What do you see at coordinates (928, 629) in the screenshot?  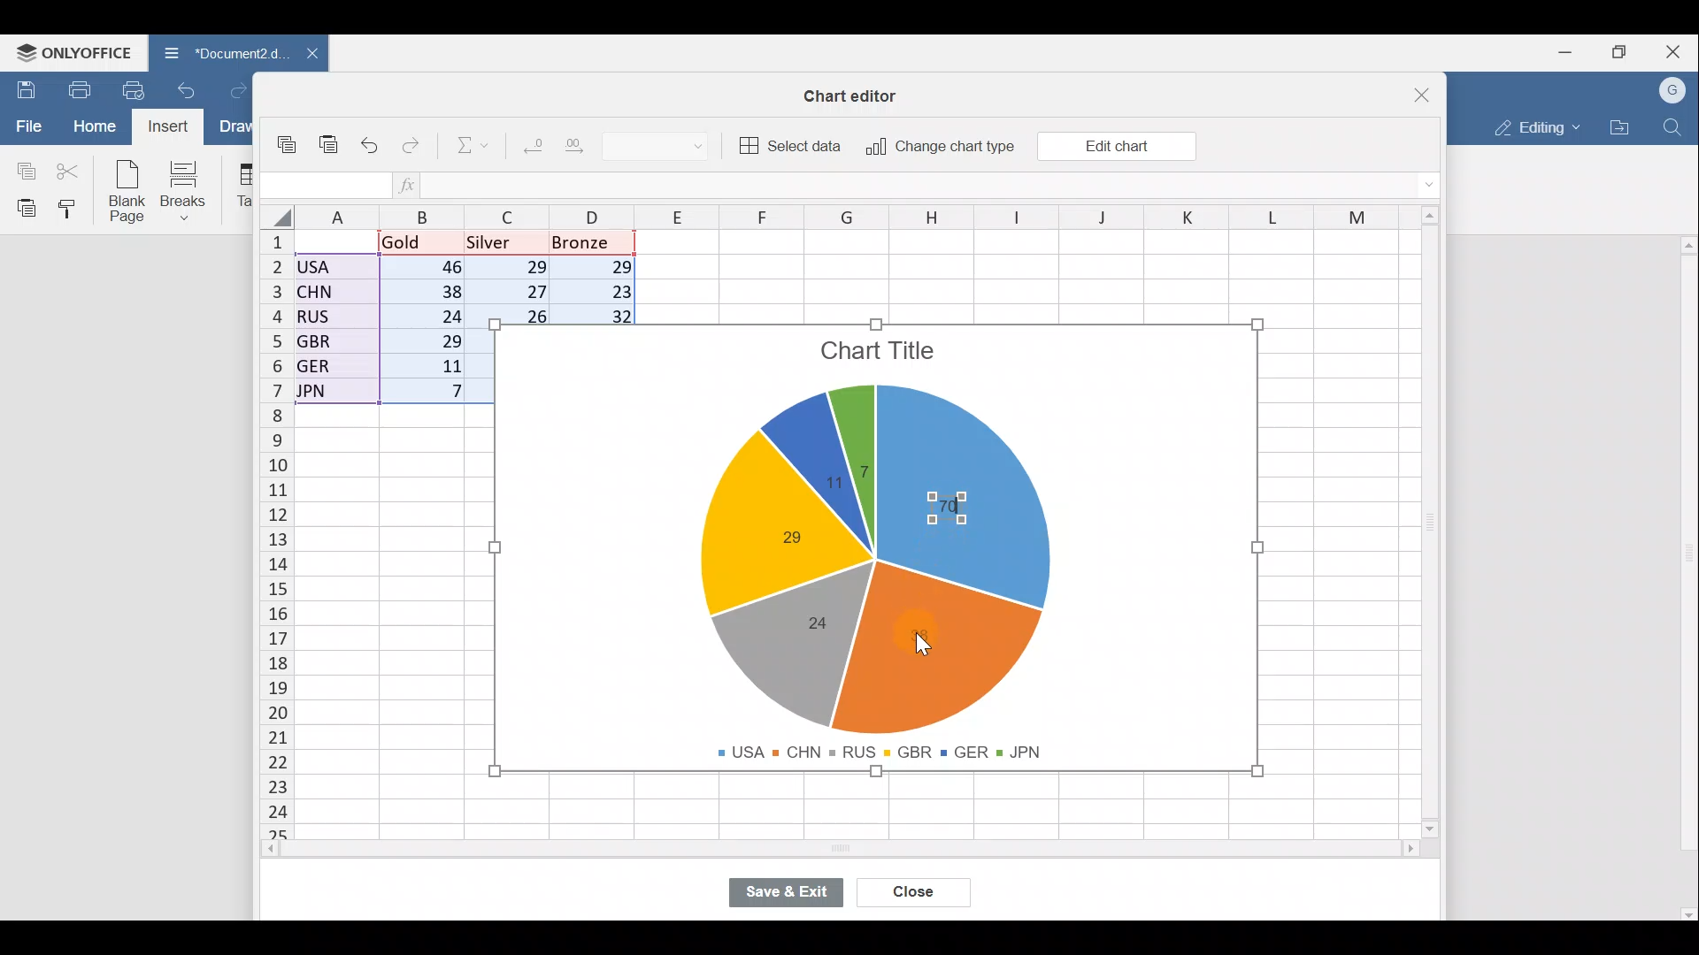 I see `Cursor on chart label` at bounding box center [928, 629].